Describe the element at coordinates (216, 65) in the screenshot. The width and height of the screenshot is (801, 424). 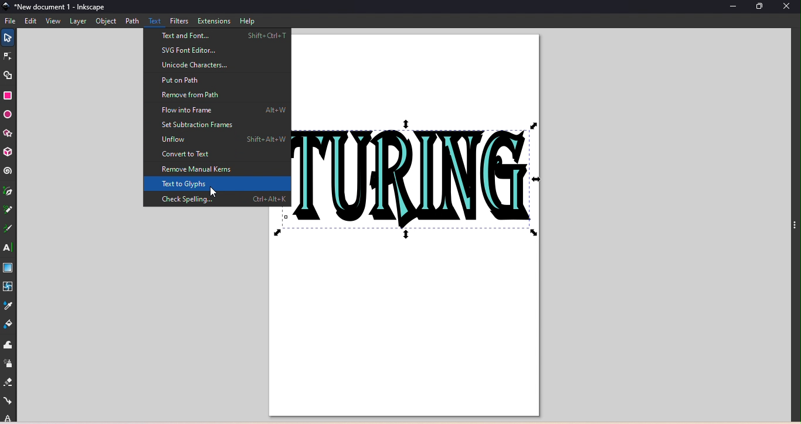
I see `Unicode characters` at that location.